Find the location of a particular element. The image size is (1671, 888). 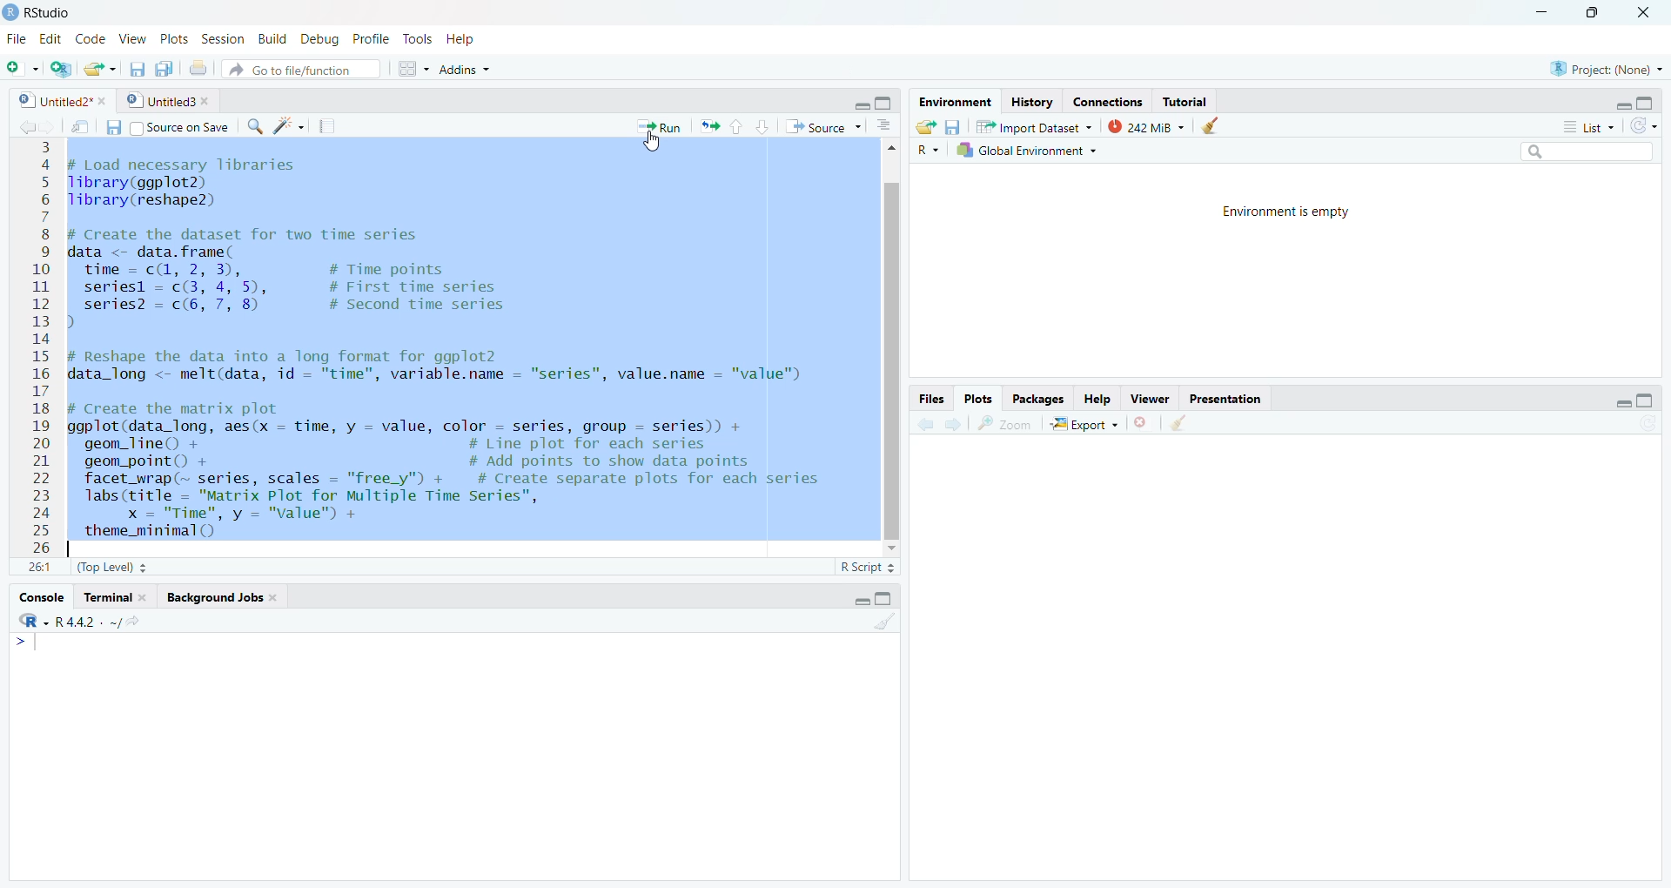

Maximize is located at coordinates (1596, 12).